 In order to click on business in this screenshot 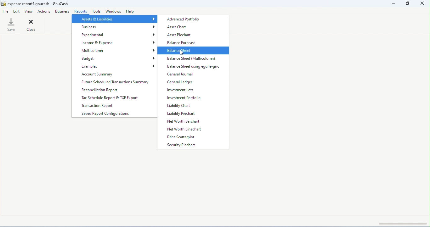, I will do `click(62, 11)`.